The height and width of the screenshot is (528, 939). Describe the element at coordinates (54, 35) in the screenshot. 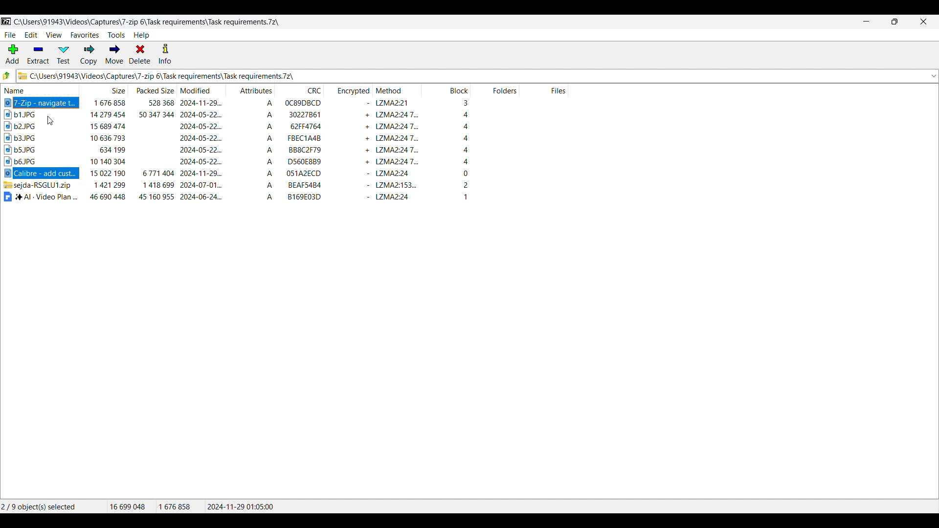

I see `View menu` at that location.